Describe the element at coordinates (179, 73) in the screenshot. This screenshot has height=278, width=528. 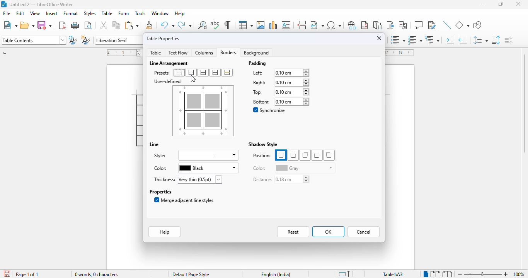
I see `no borders` at that location.